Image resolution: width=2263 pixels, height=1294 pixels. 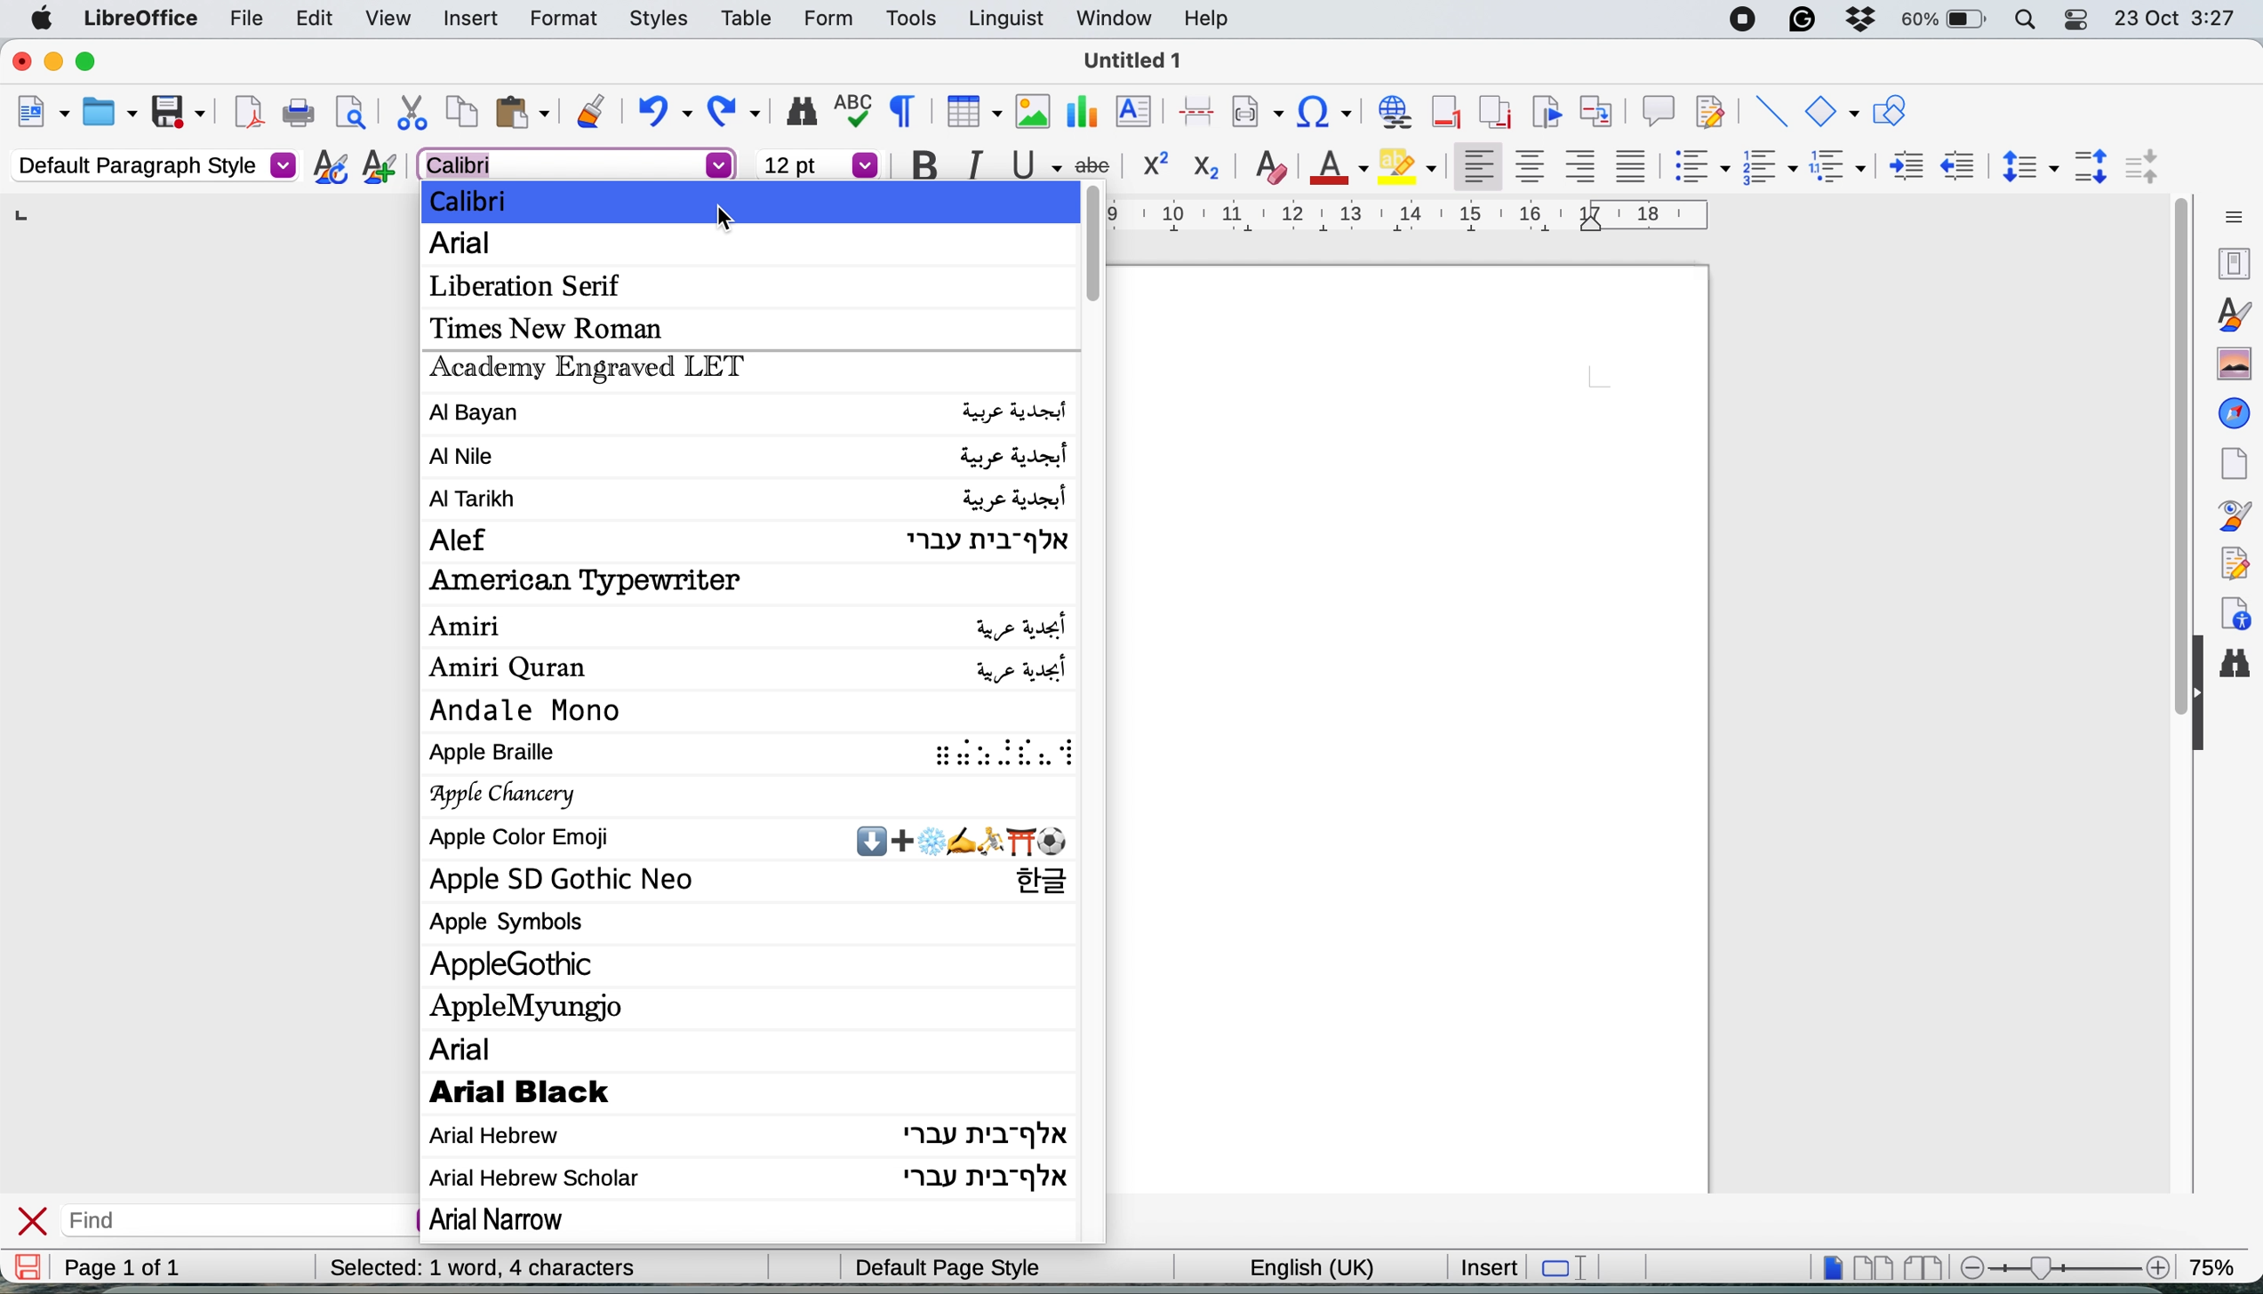 What do you see at coordinates (138, 1221) in the screenshot?
I see `find` at bounding box center [138, 1221].